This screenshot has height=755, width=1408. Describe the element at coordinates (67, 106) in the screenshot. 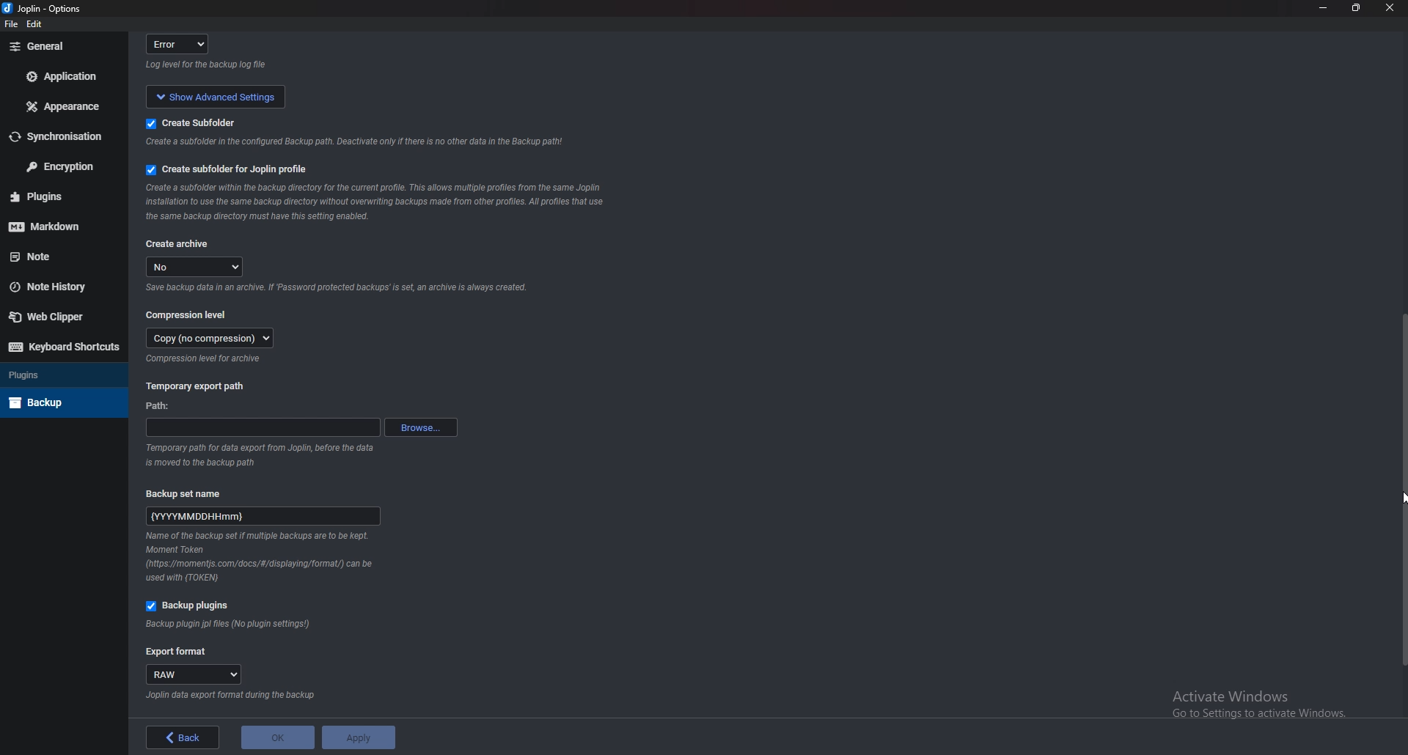

I see `Appearance` at that location.